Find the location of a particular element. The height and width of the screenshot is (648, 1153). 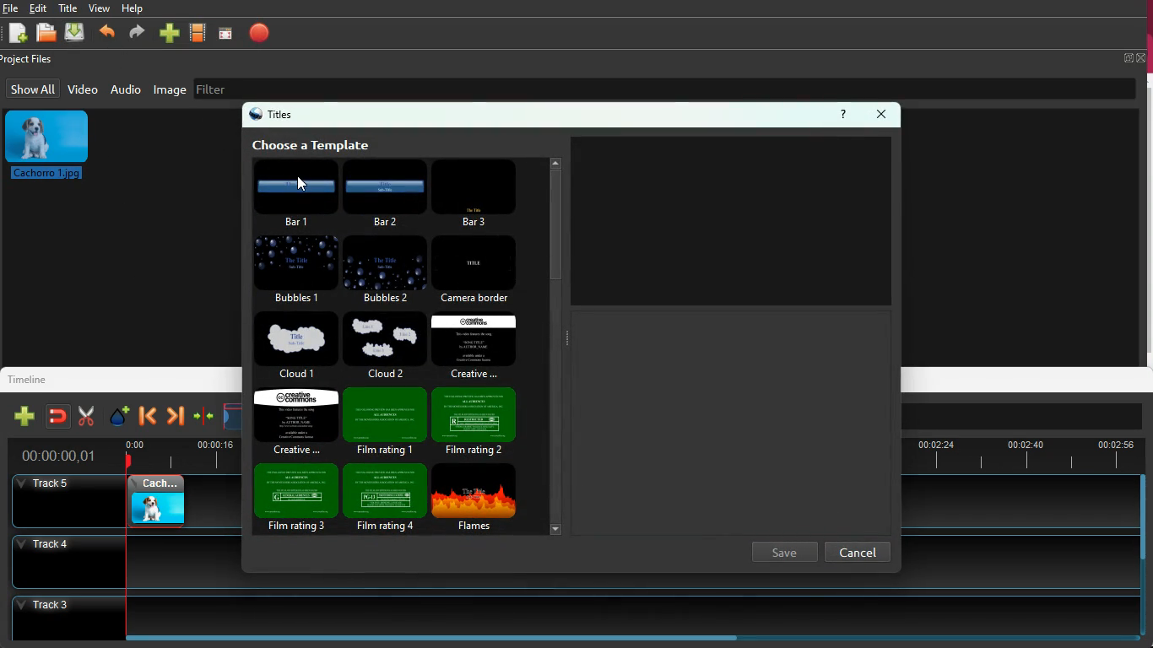

back is located at coordinates (106, 35).